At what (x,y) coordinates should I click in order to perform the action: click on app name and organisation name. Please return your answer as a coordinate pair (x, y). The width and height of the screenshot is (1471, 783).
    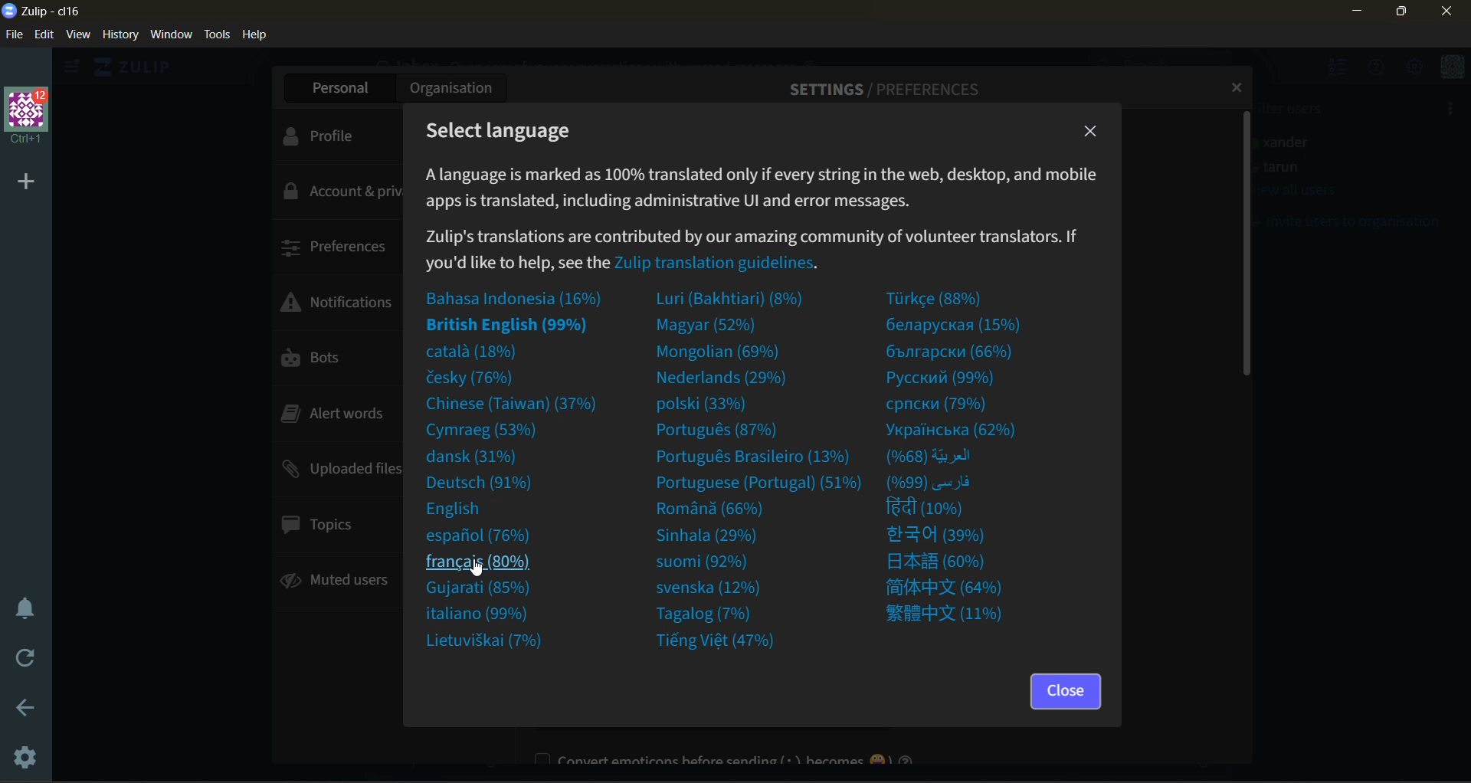
    Looking at the image, I should click on (45, 12).